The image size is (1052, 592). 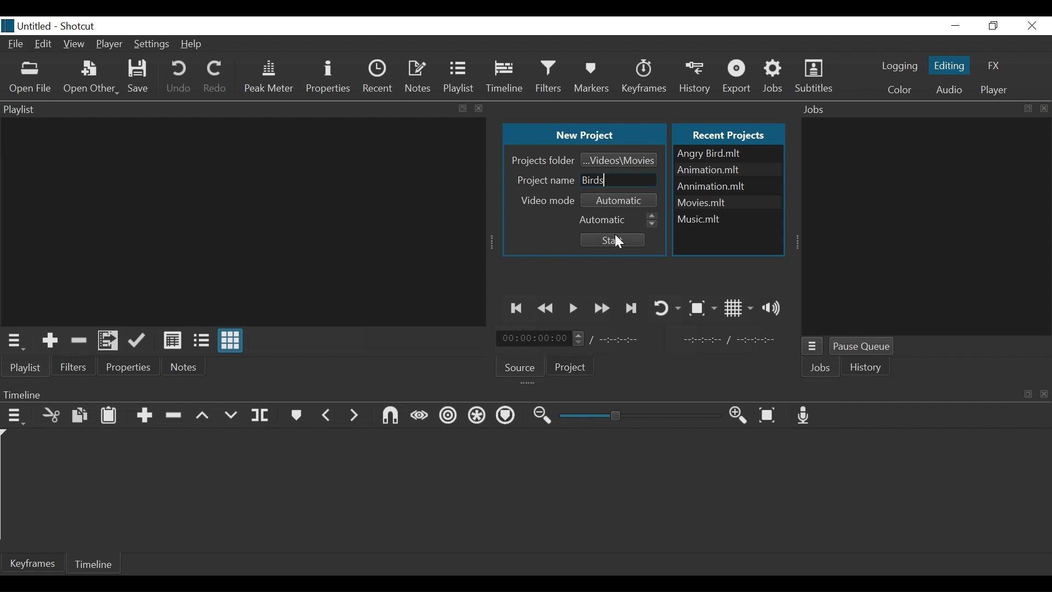 What do you see at coordinates (355, 414) in the screenshot?
I see `Next Marker` at bounding box center [355, 414].